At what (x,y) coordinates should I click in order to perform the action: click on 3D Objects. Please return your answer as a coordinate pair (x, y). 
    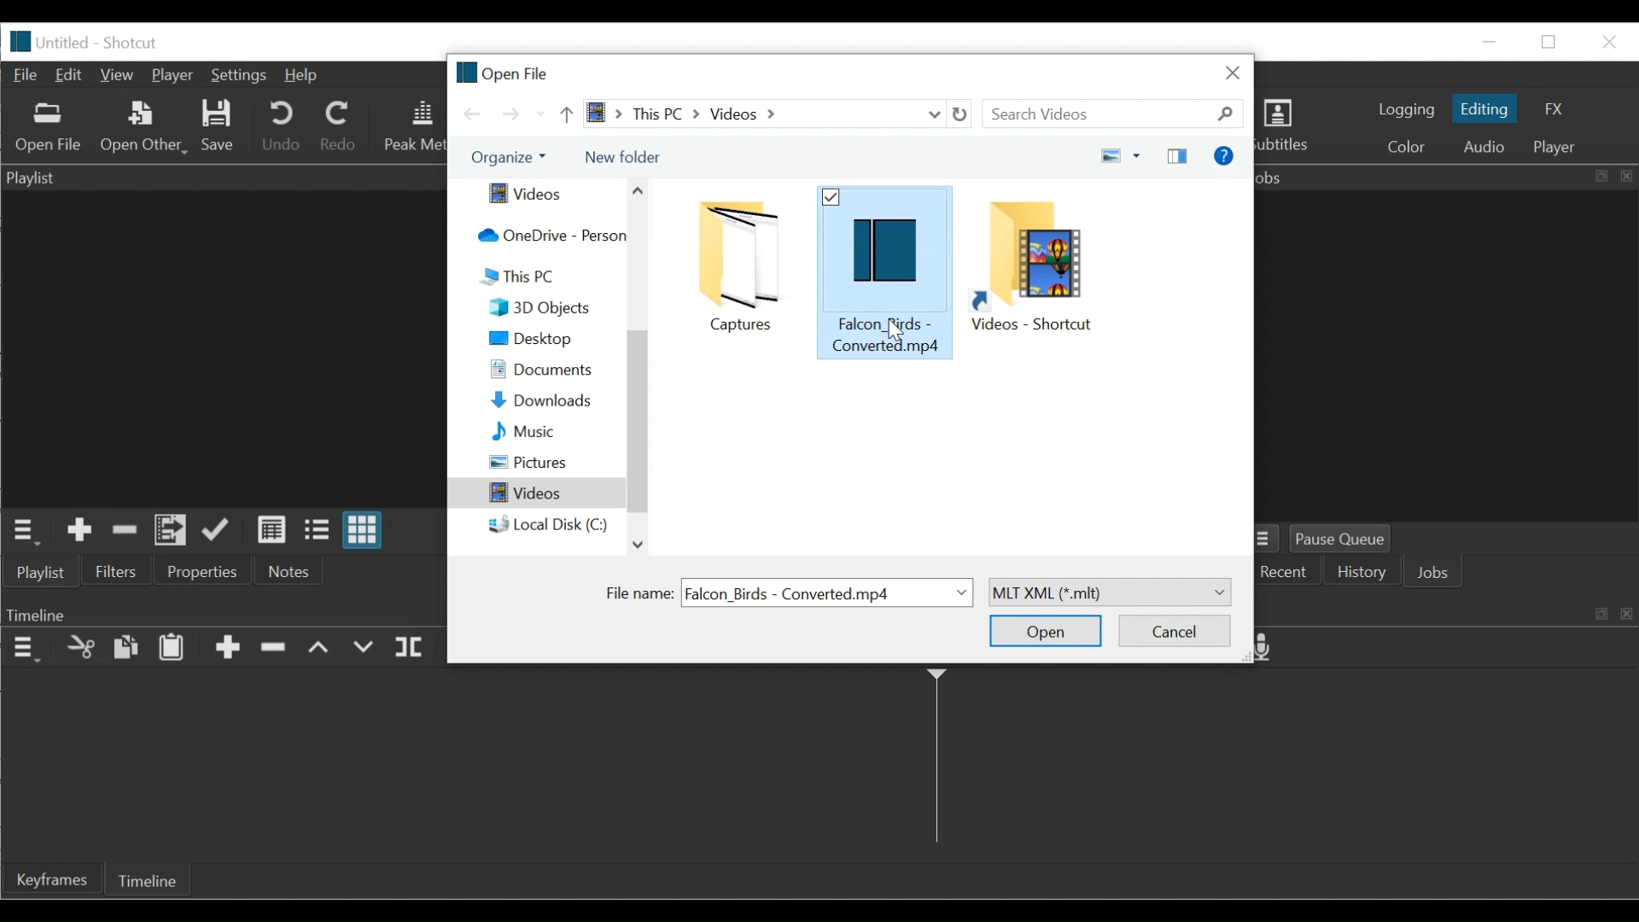
    Looking at the image, I should click on (554, 307).